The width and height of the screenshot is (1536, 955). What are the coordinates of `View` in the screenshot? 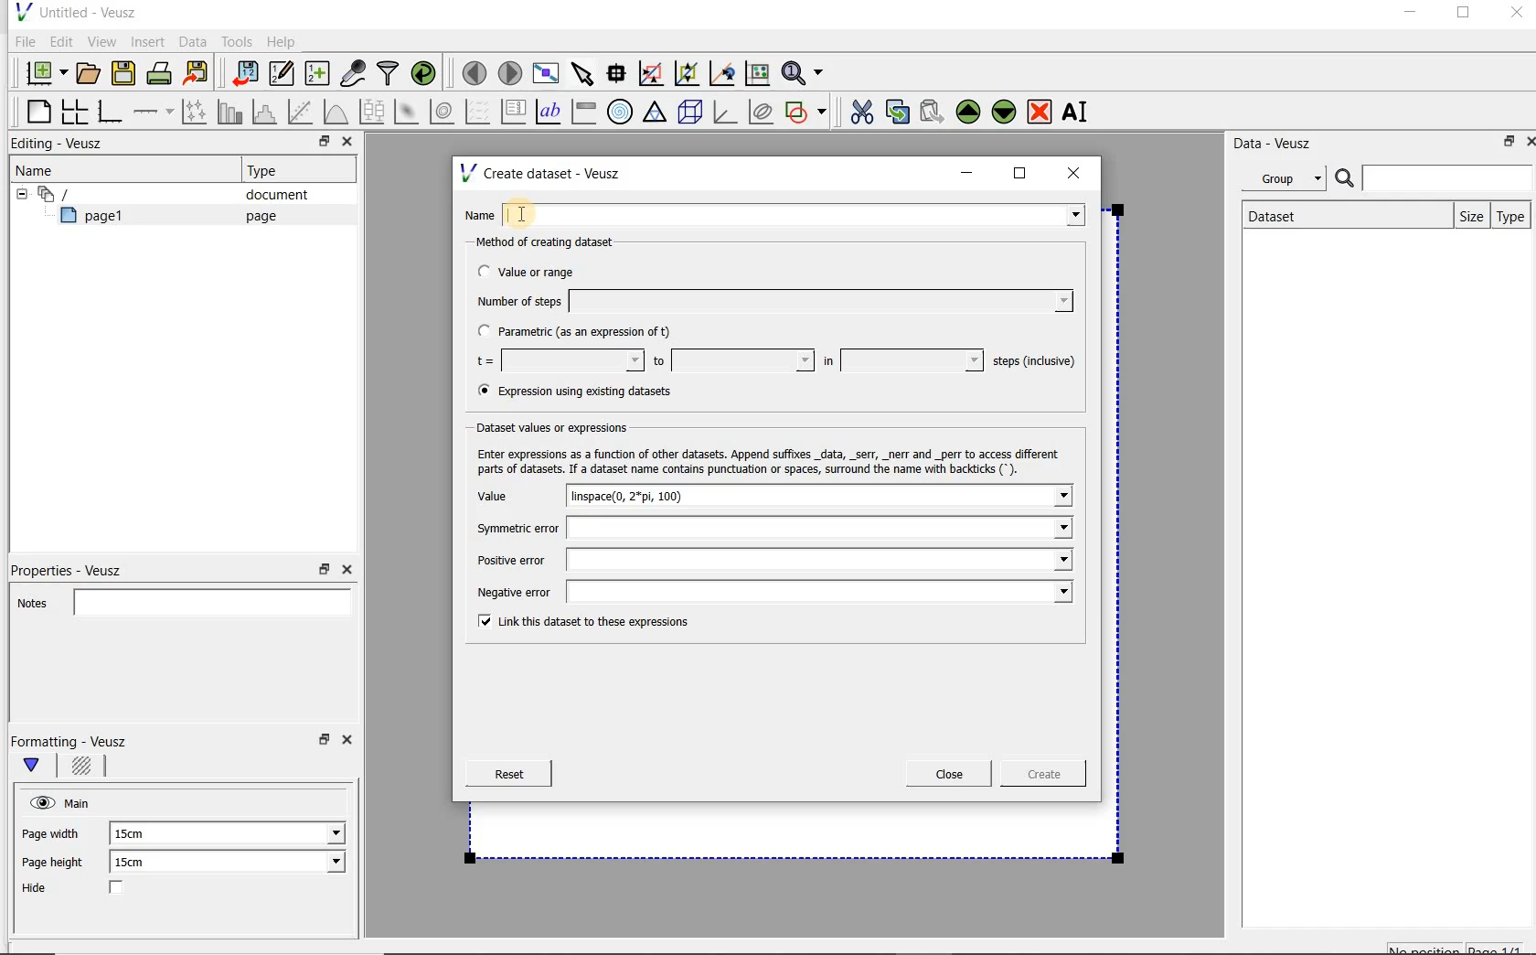 It's located at (101, 39).